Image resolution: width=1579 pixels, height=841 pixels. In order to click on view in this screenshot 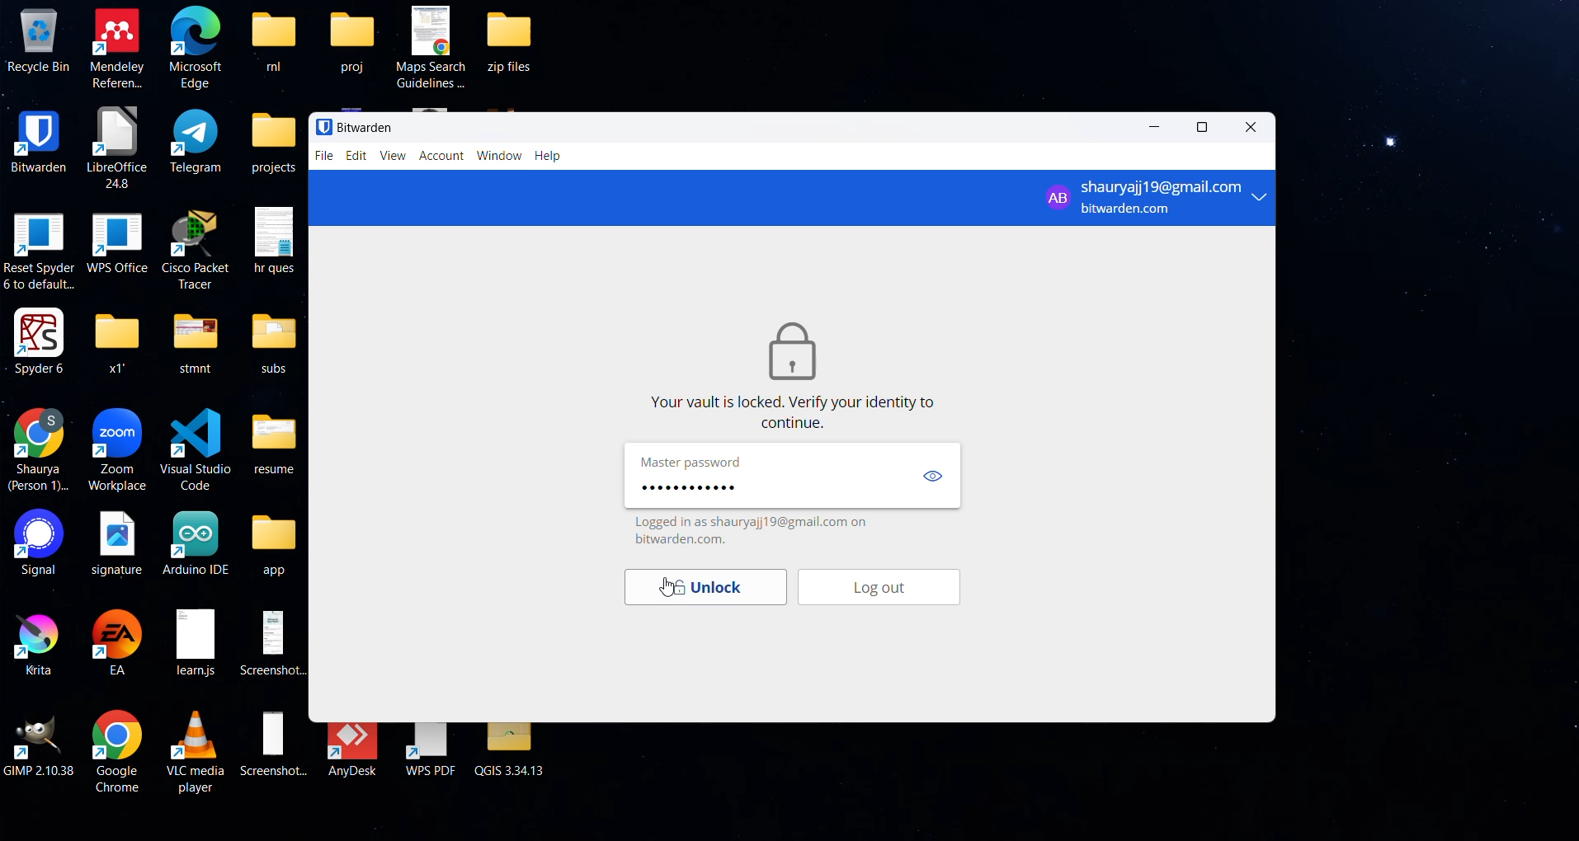, I will do `click(933, 477)`.